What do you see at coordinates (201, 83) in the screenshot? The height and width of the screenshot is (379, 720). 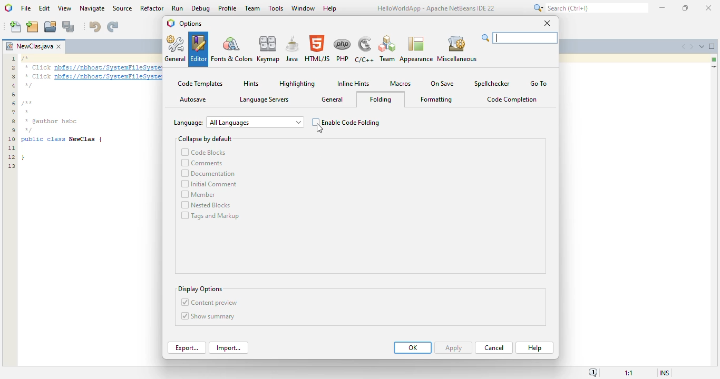 I see `code templates` at bounding box center [201, 83].